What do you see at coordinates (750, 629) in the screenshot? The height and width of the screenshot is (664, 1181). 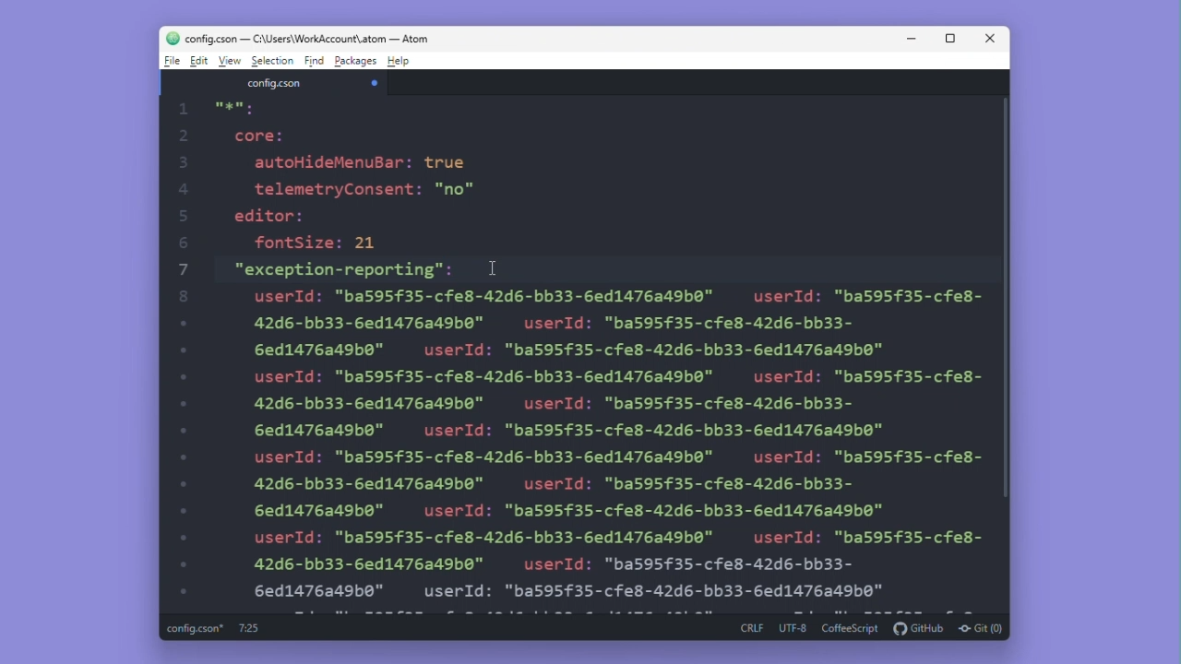 I see `crlf` at bounding box center [750, 629].